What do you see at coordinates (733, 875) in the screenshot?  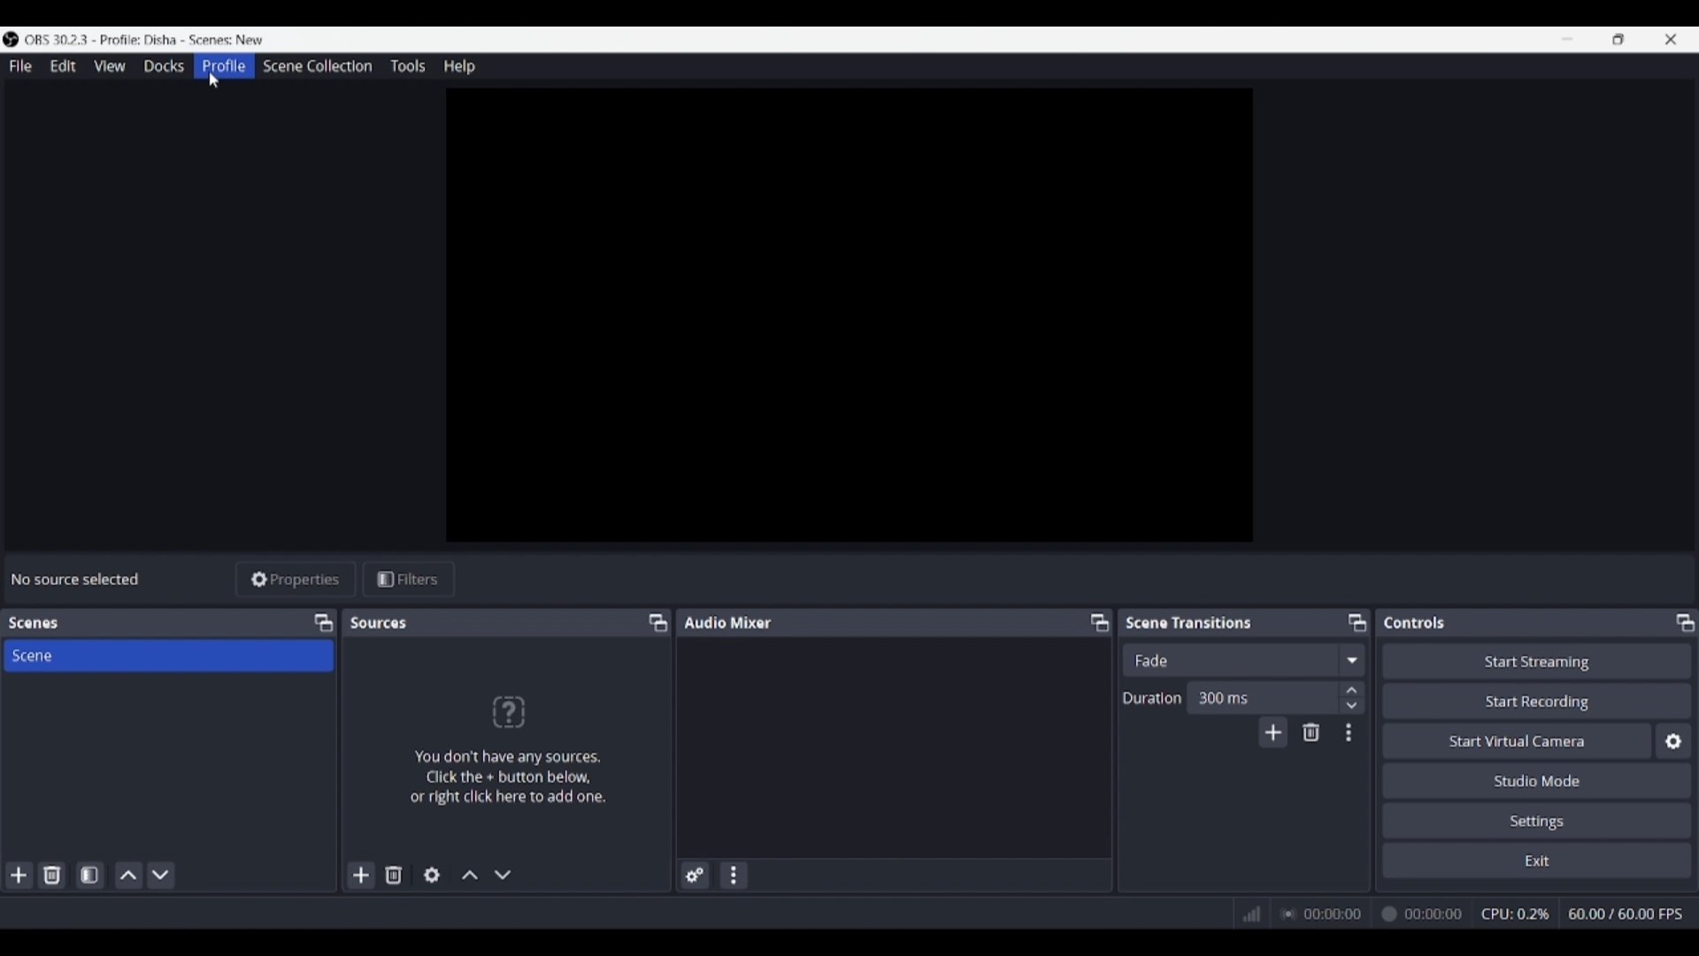 I see `Audio mixer menu` at bounding box center [733, 875].